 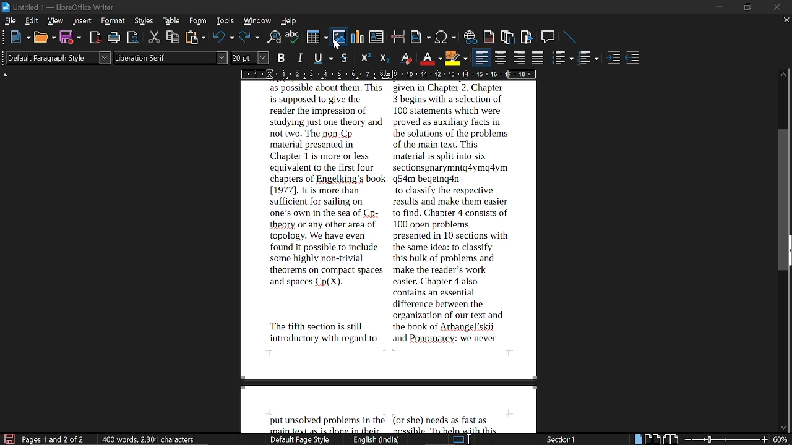 I want to click on paragraph style, so click(x=56, y=57).